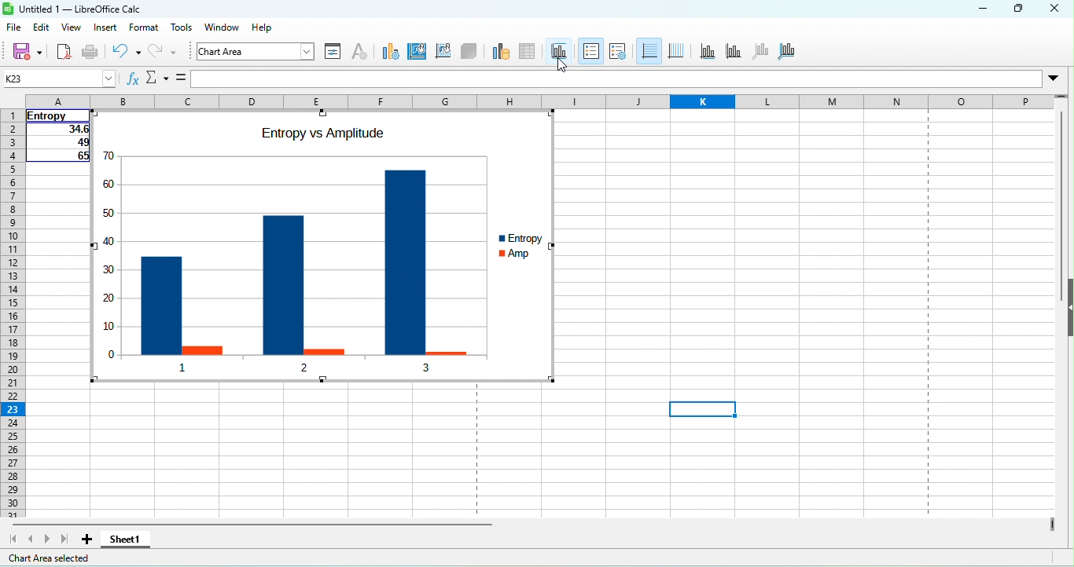 The height and width of the screenshot is (567, 1074). I want to click on print, so click(92, 51).